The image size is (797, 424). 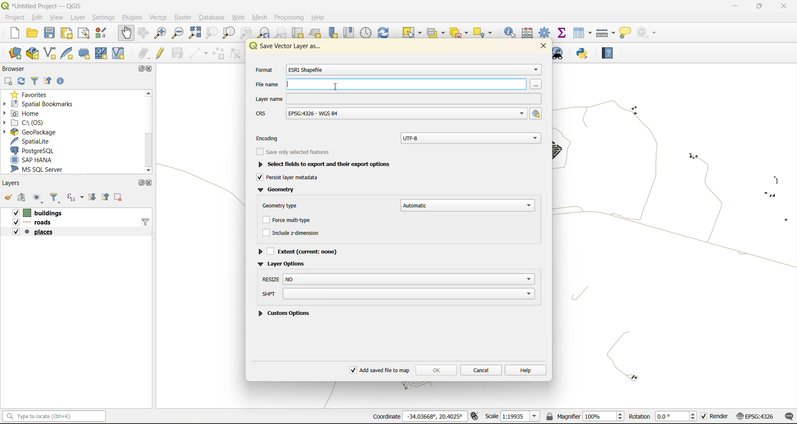 What do you see at coordinates (261, 19) in the screenshot?
I see `mesh` at bounding box center [261, 19].